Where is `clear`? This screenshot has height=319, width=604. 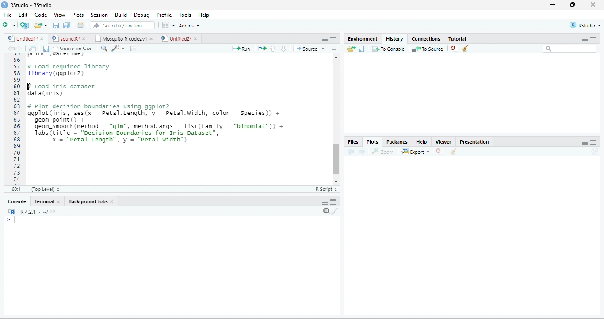 clear is located at coordinates (335, 211).